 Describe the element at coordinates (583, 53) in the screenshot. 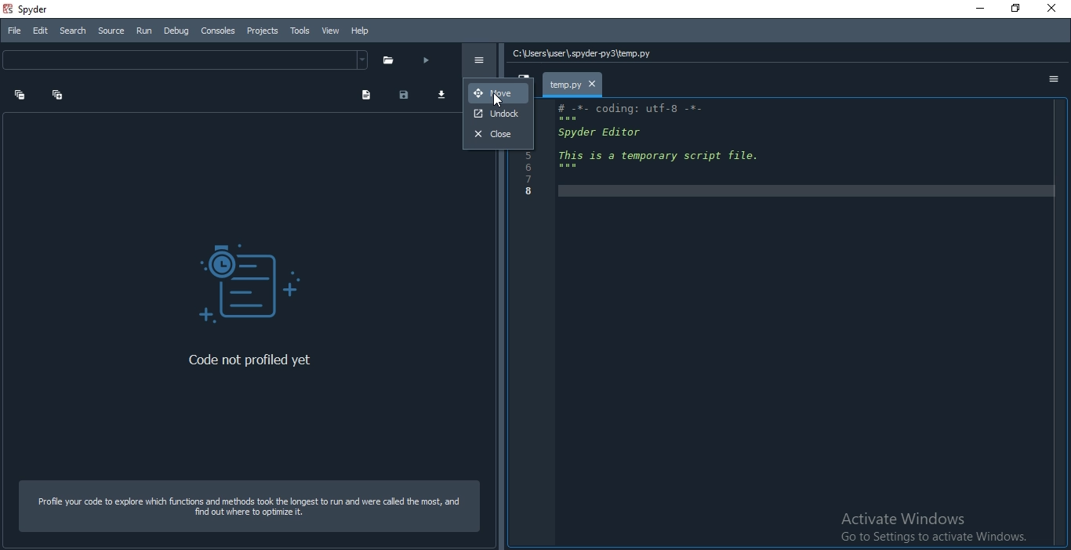

I see `C:\Users\user\.spyder-py3\temp.py` at that location.